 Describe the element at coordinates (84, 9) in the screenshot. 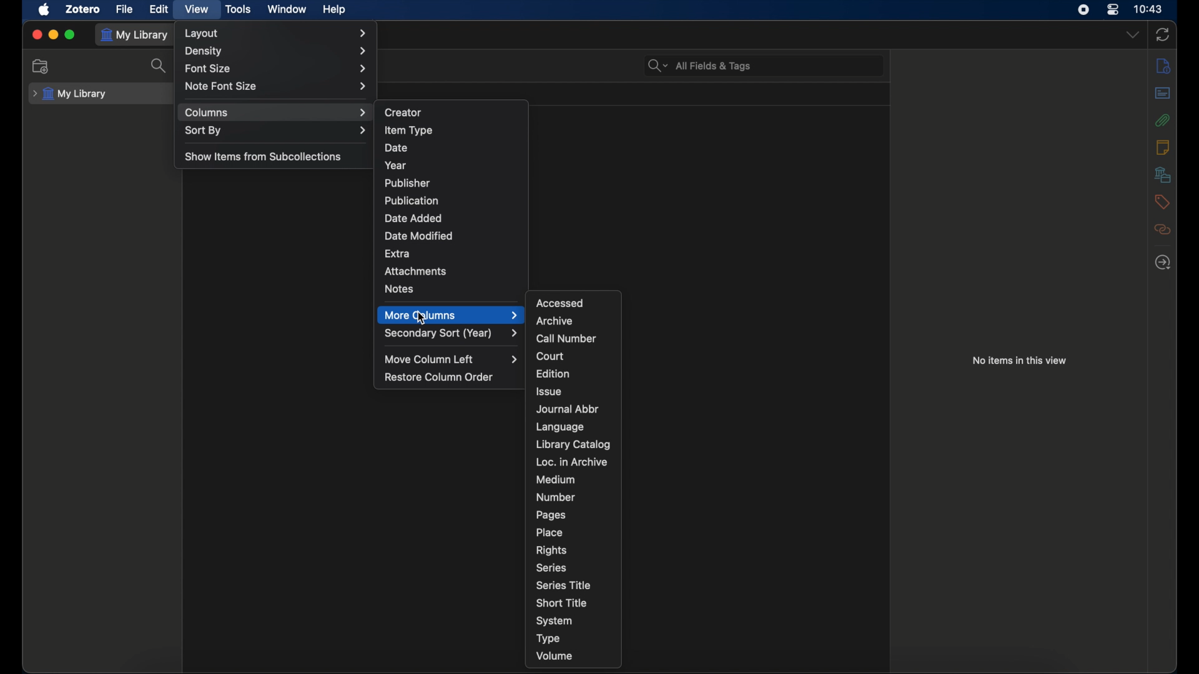

I see `zotero` at that location.